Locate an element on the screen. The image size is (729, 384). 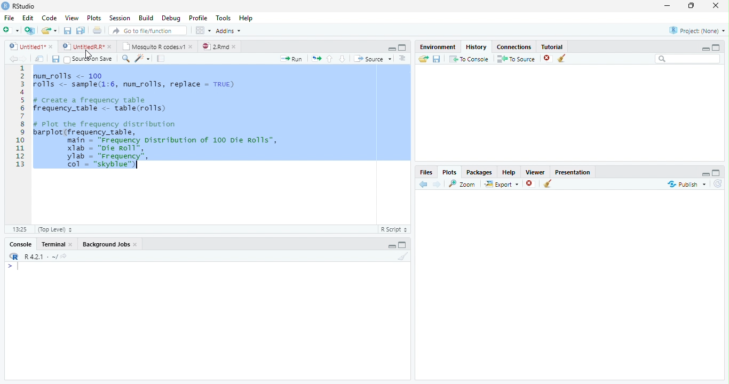
History is located at coordinates (477, 46).